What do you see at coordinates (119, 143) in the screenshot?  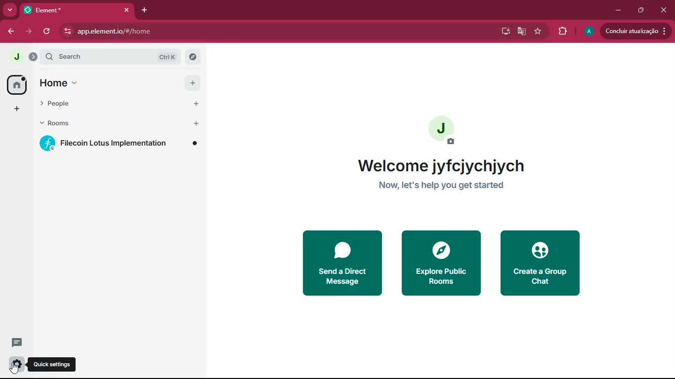 I see `filecoin lotus implementation` at bounding box center [119, 143].